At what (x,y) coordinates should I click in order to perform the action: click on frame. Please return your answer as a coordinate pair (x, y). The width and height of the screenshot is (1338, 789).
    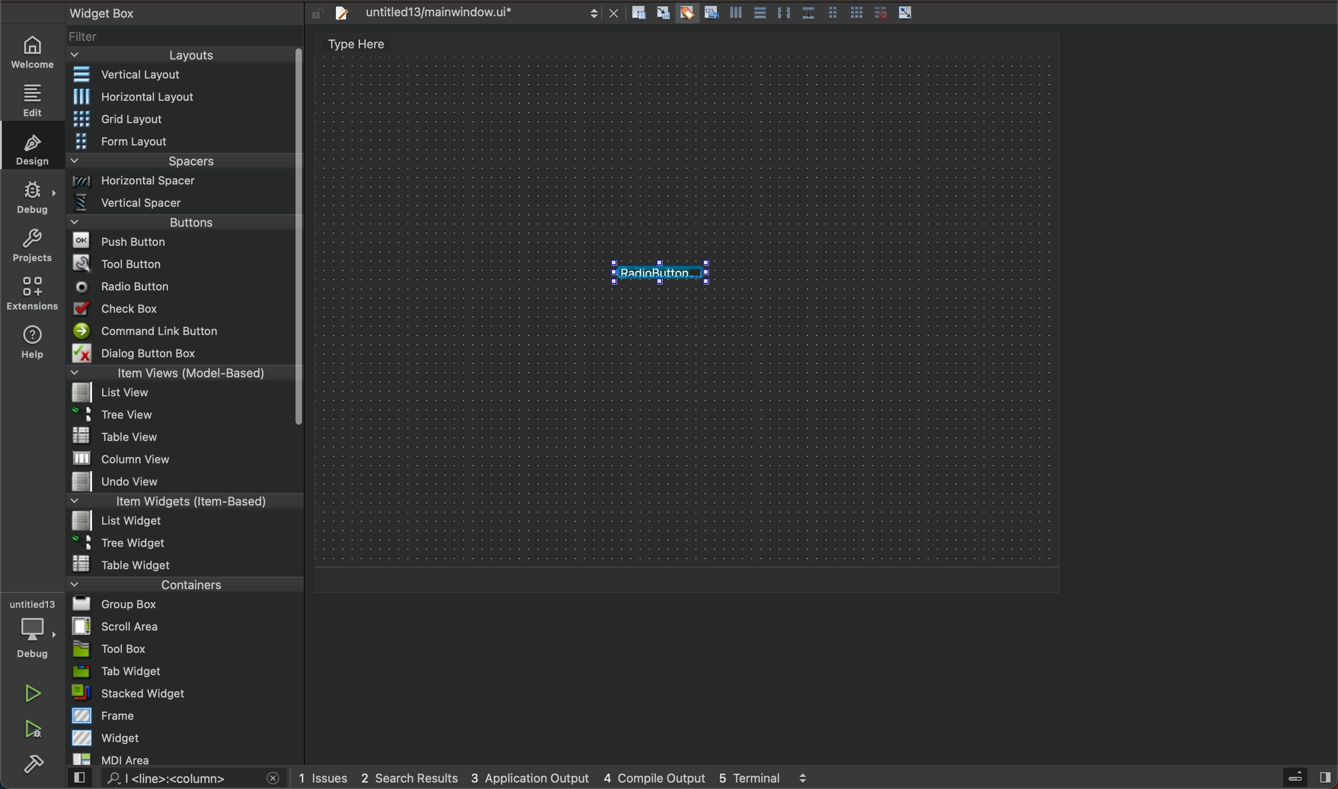
    Looking at the image, I should click on (187, 715).